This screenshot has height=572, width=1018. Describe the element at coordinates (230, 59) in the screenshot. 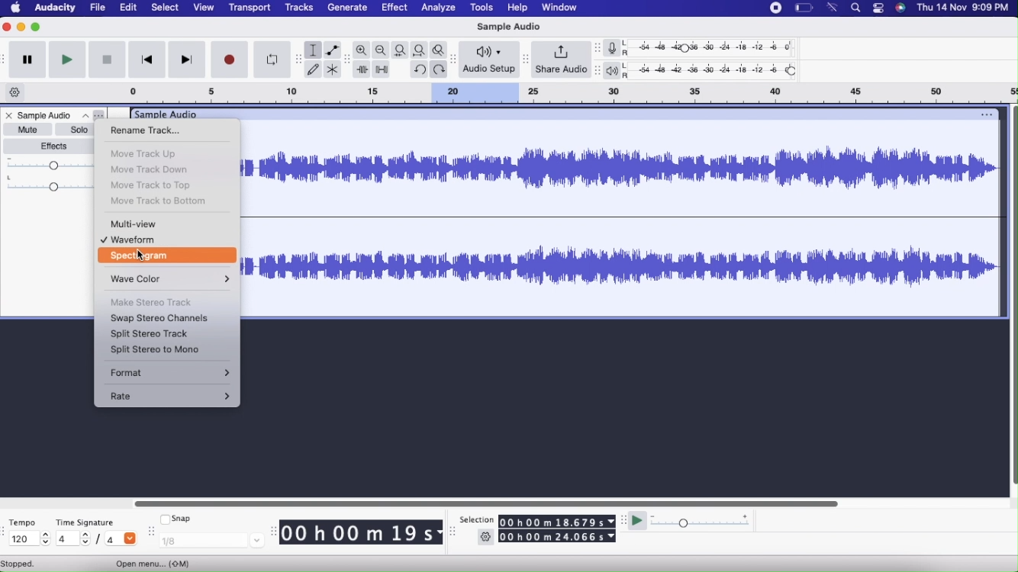

I see `Record` at that location.